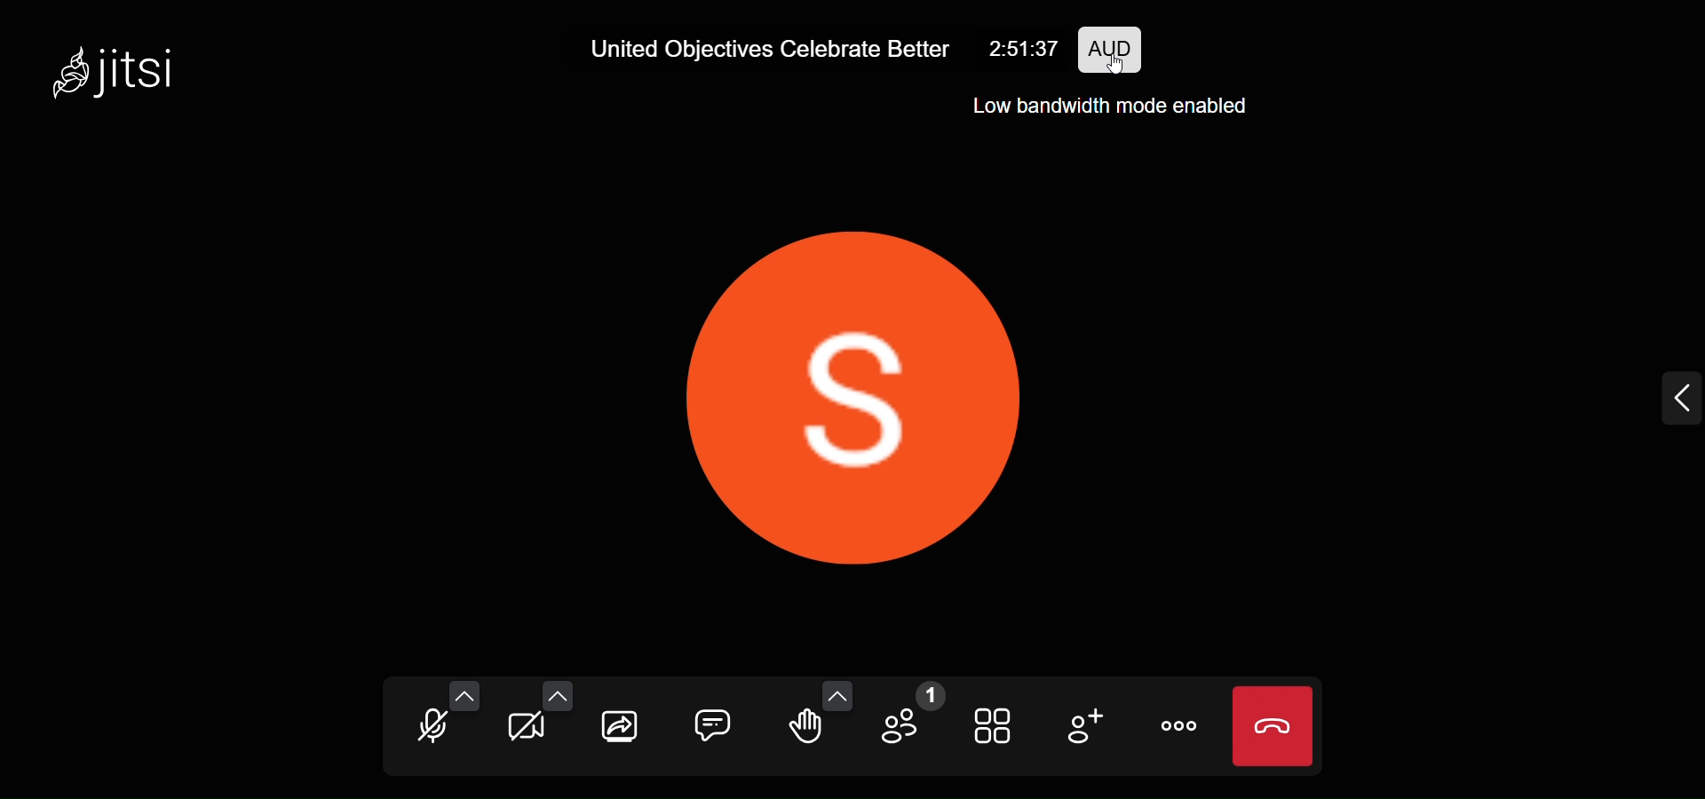  I want to click on more emoji, so click(837, 694).